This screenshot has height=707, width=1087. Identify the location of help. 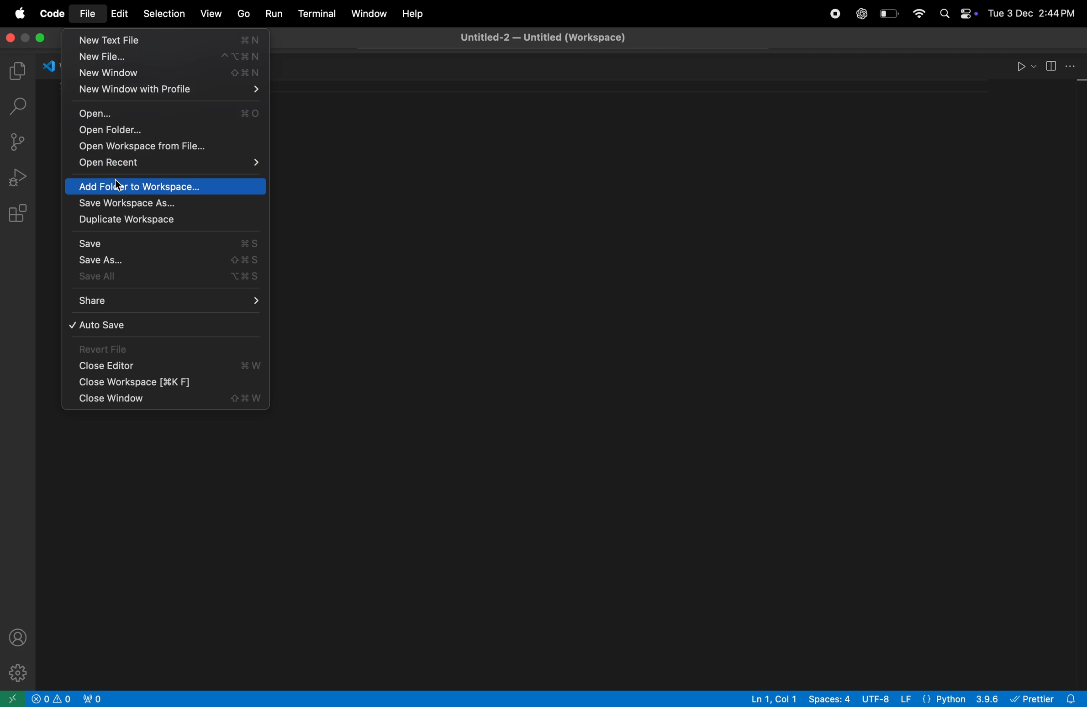
(412, 14).